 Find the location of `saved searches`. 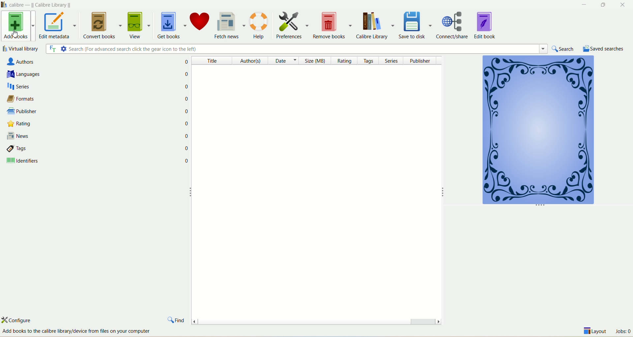

saved searches is located at coordinates (604, 48).